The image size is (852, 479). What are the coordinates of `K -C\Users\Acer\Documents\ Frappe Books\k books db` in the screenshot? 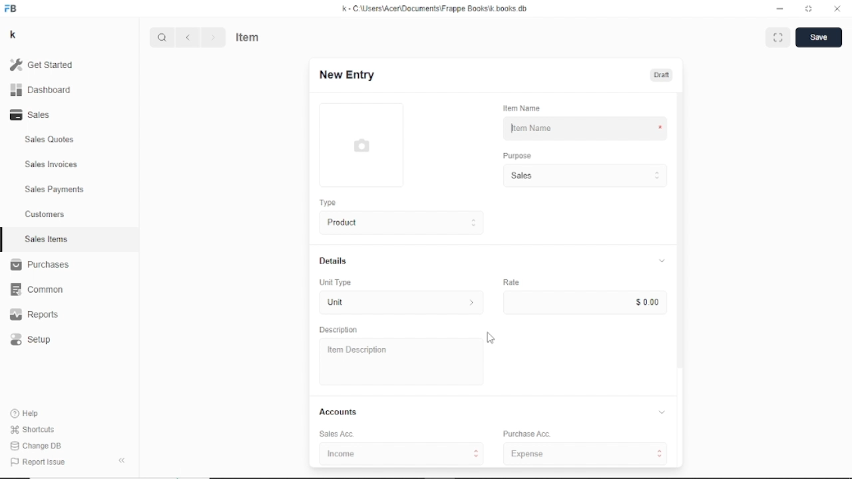 It's located at (437, 9).